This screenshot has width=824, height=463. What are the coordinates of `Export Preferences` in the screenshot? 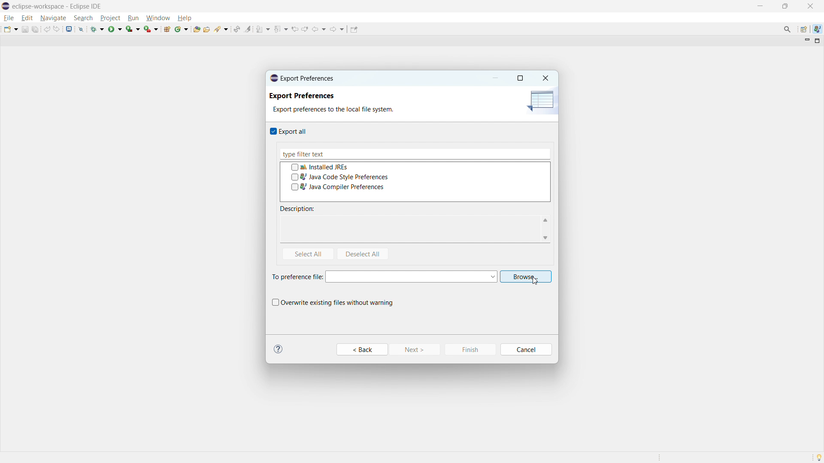 It's located at (303, 94).